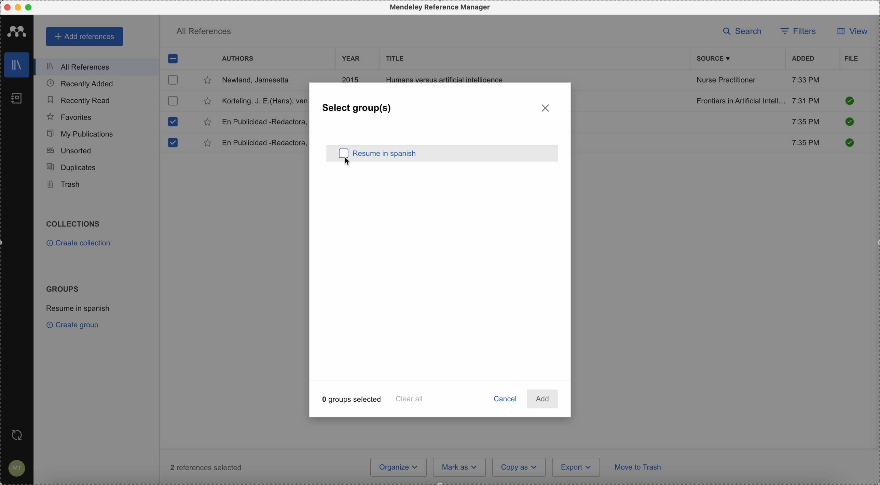  What do you see at coordinates (848, 123) in the screenshot?
I see `check it` at bounding box center [848, 123].